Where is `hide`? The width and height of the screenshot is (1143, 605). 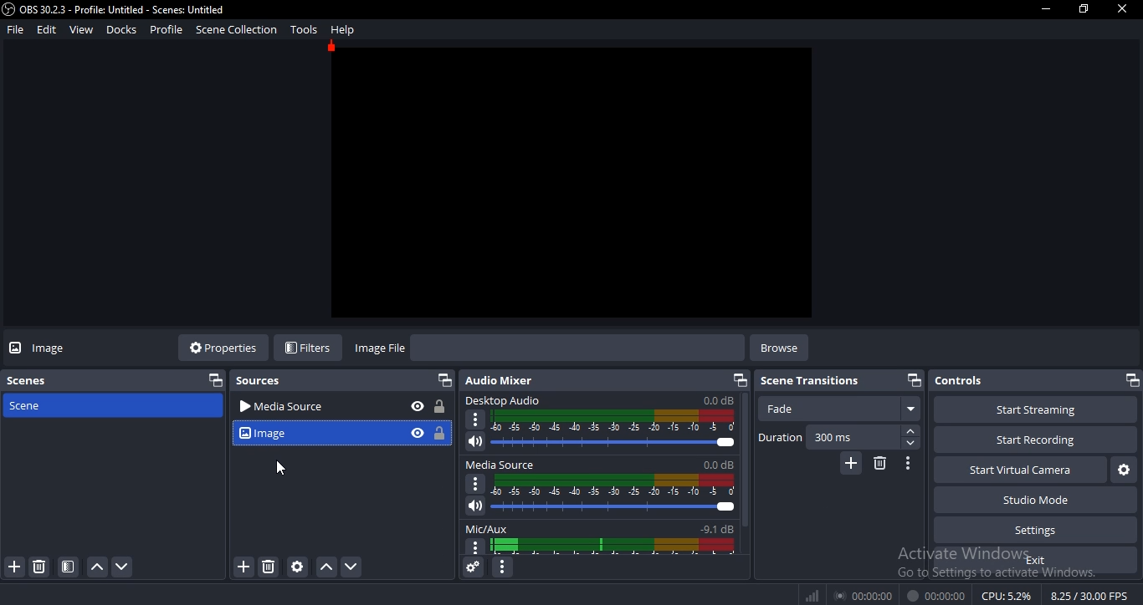
hide is located at coordinates (416, 407).